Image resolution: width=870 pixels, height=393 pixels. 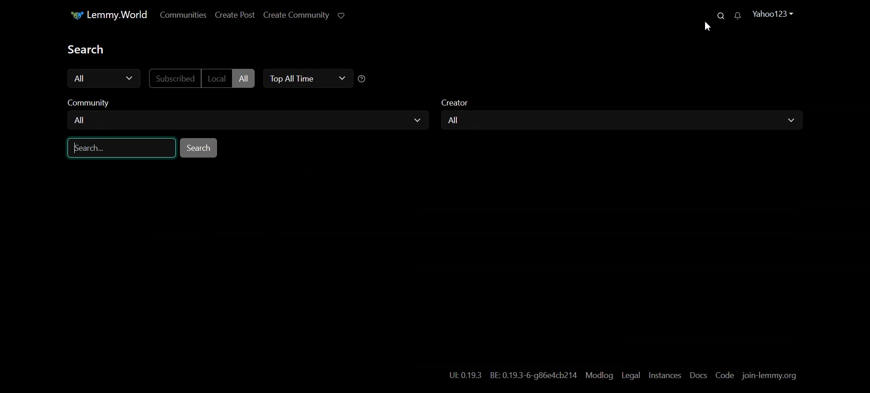 What do you see at coordinates (459, 102) in the screenshot?
I see `Creator` at bounding box center [459, 102].